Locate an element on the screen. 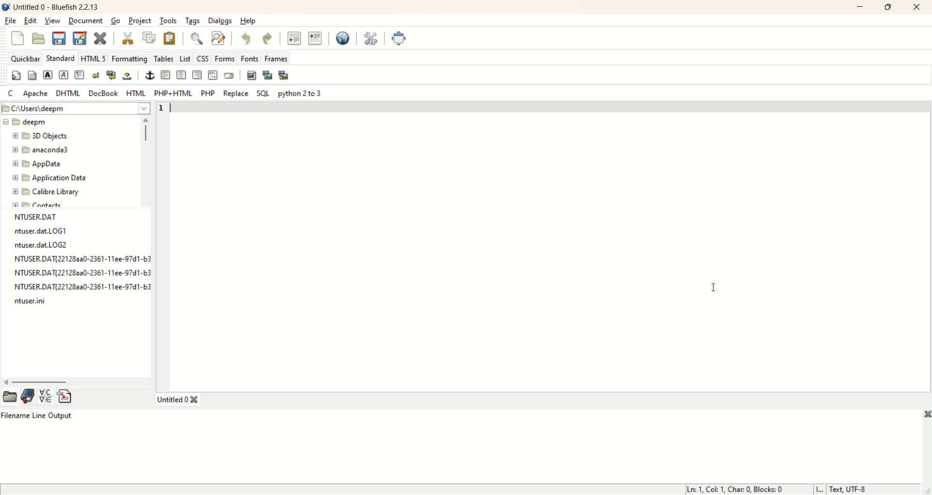 This screenshot has width=932, height=495. fullscreen is located at coordinates (397, 38).